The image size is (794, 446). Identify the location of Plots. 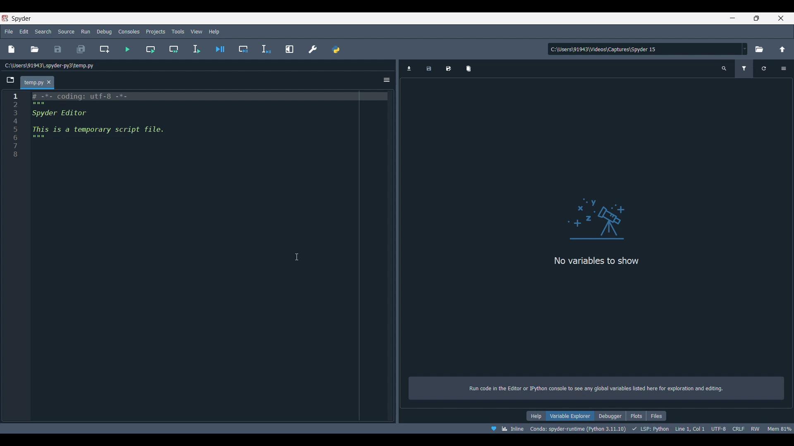
(636, 416).